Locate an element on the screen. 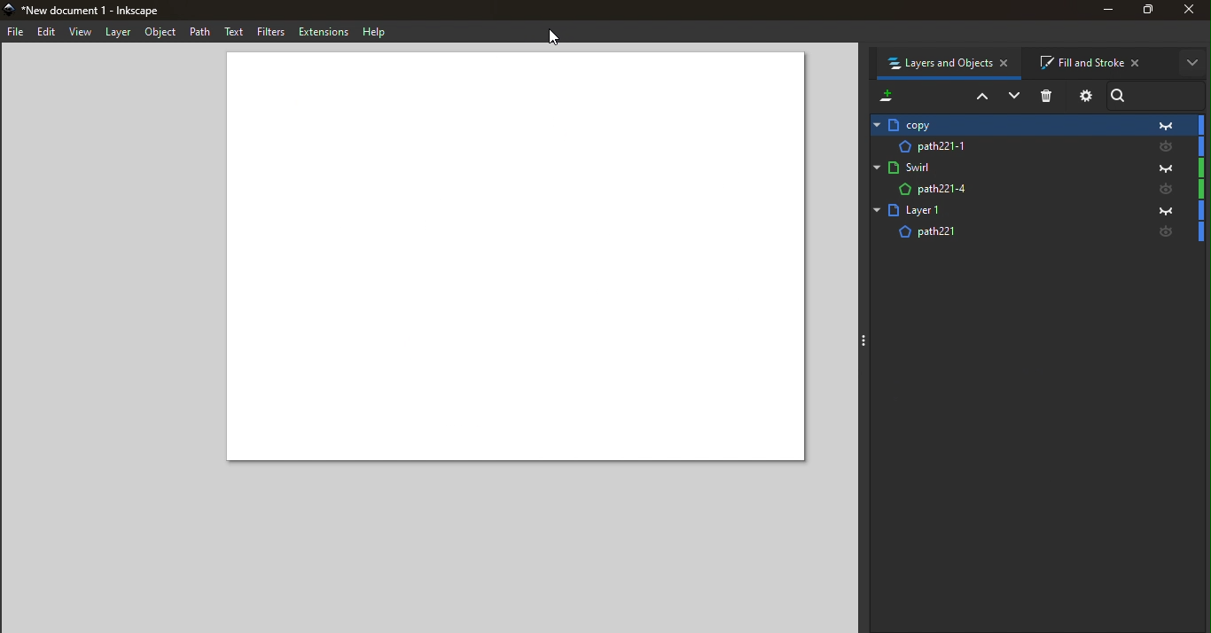 This screenshot has width=1211, height=633. Maximize is located at coordinates (1151, 12).